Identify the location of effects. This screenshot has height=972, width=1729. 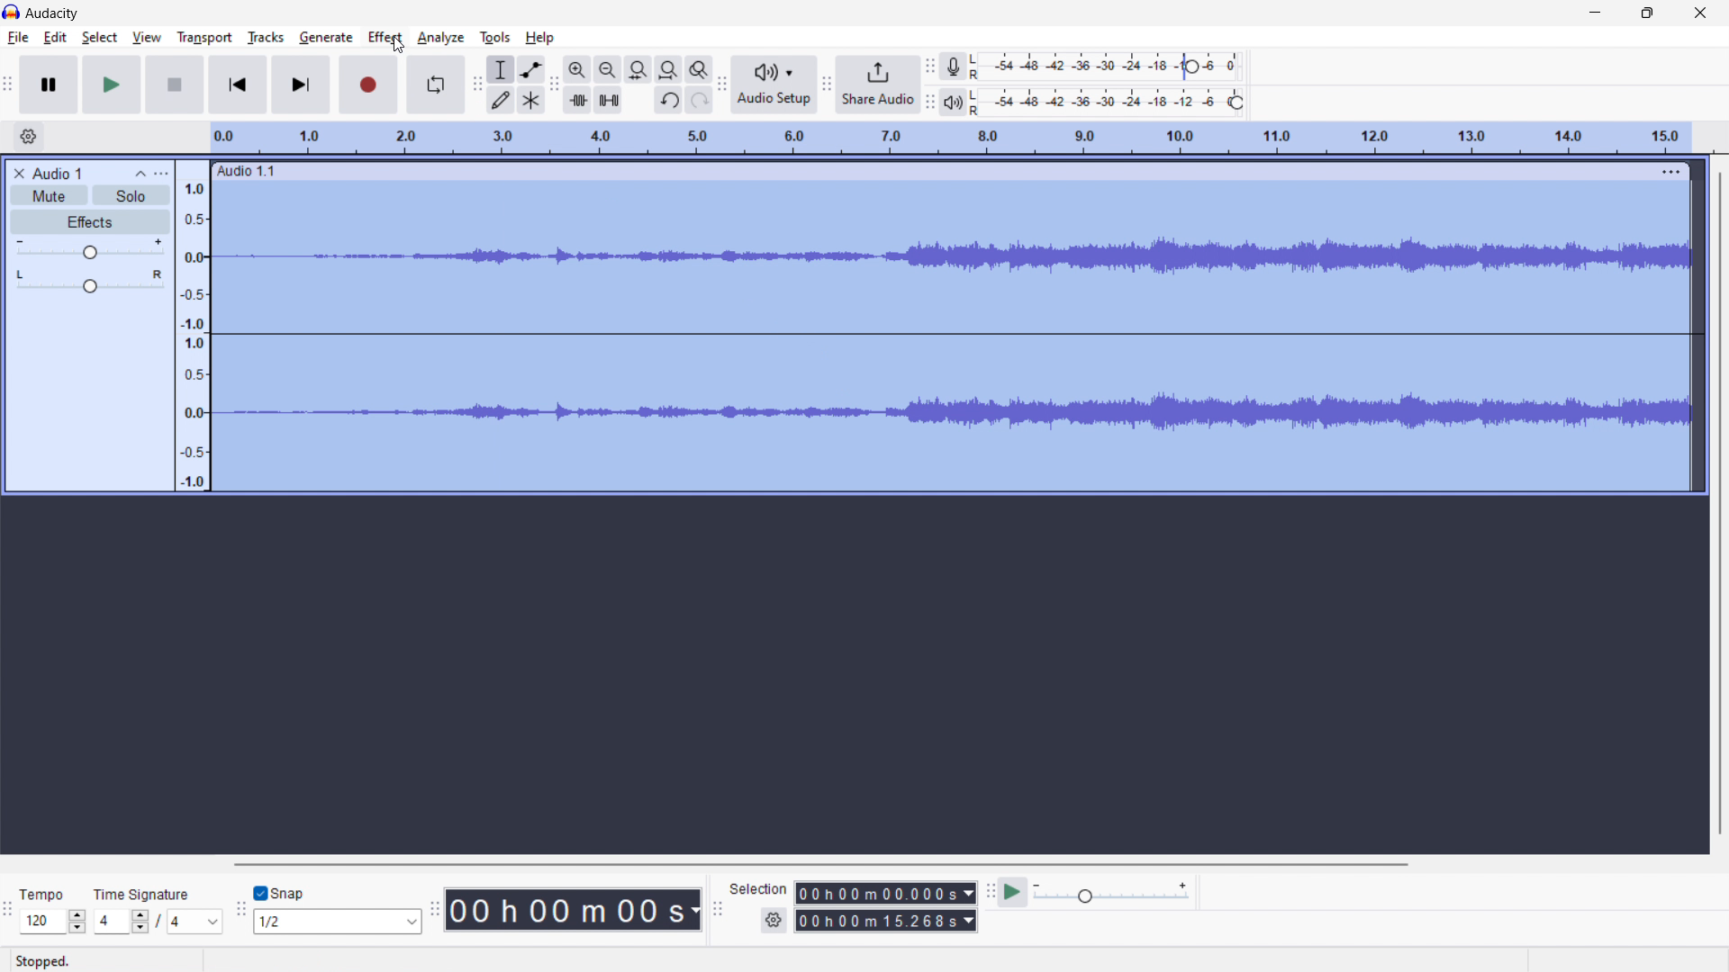
(91, 221).